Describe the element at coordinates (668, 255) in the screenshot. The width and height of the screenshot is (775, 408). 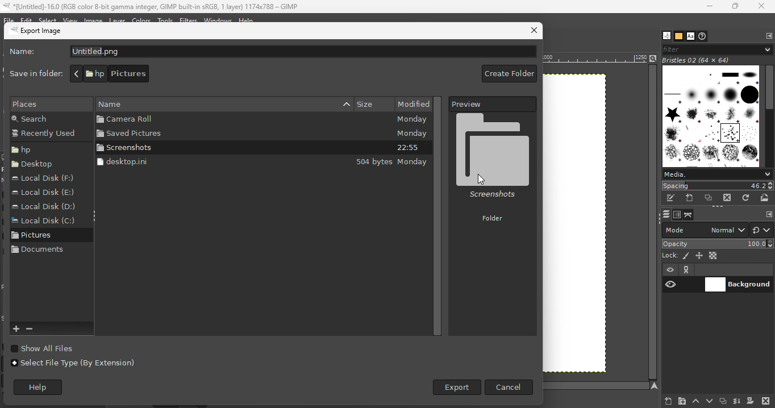
I see `Lock:` at that location.